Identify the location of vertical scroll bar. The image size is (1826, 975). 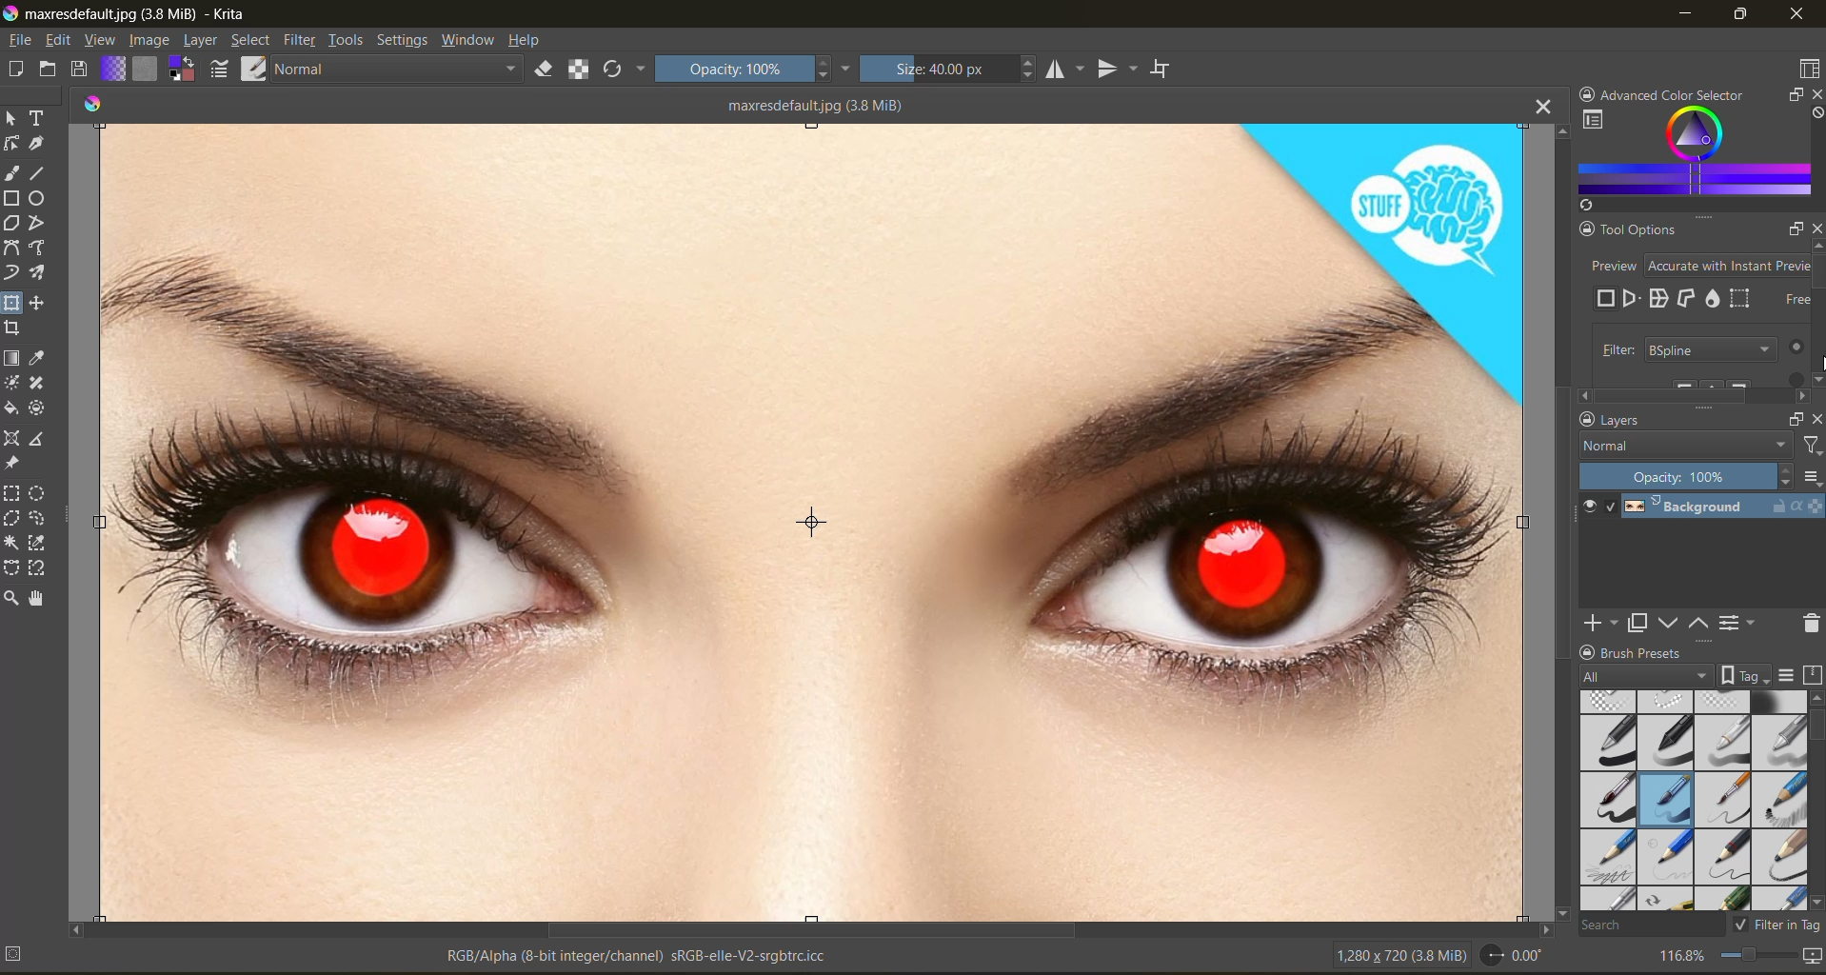
(1815, 741).